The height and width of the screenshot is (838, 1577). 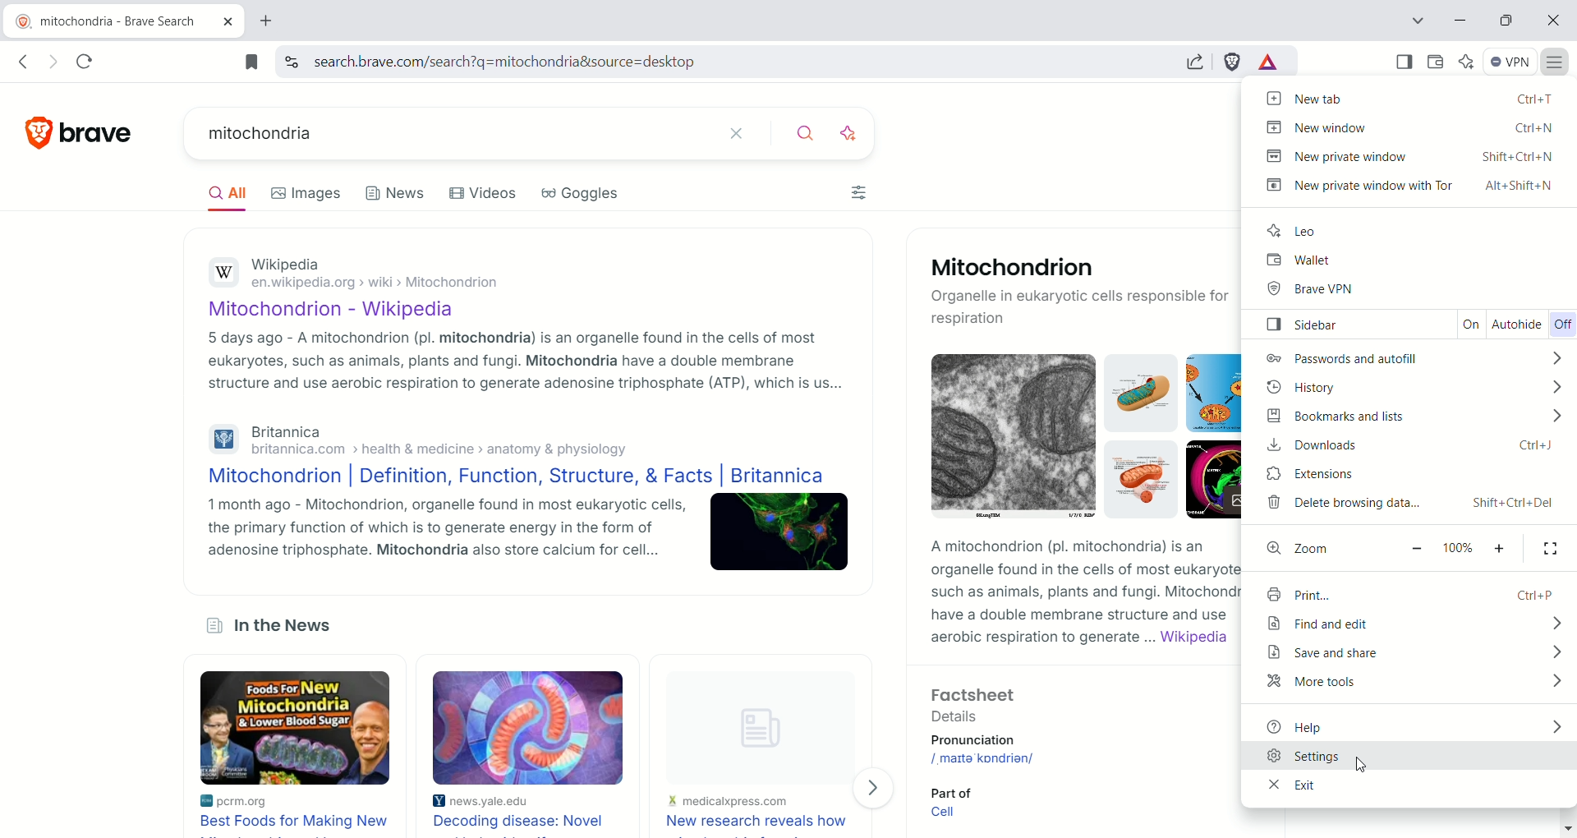 What do you see at coordinates (1060, 307) in the screenshot?
I see `Organelle in eukaryotic cells responsible for
respiration` at bounding box center [1060, 307].